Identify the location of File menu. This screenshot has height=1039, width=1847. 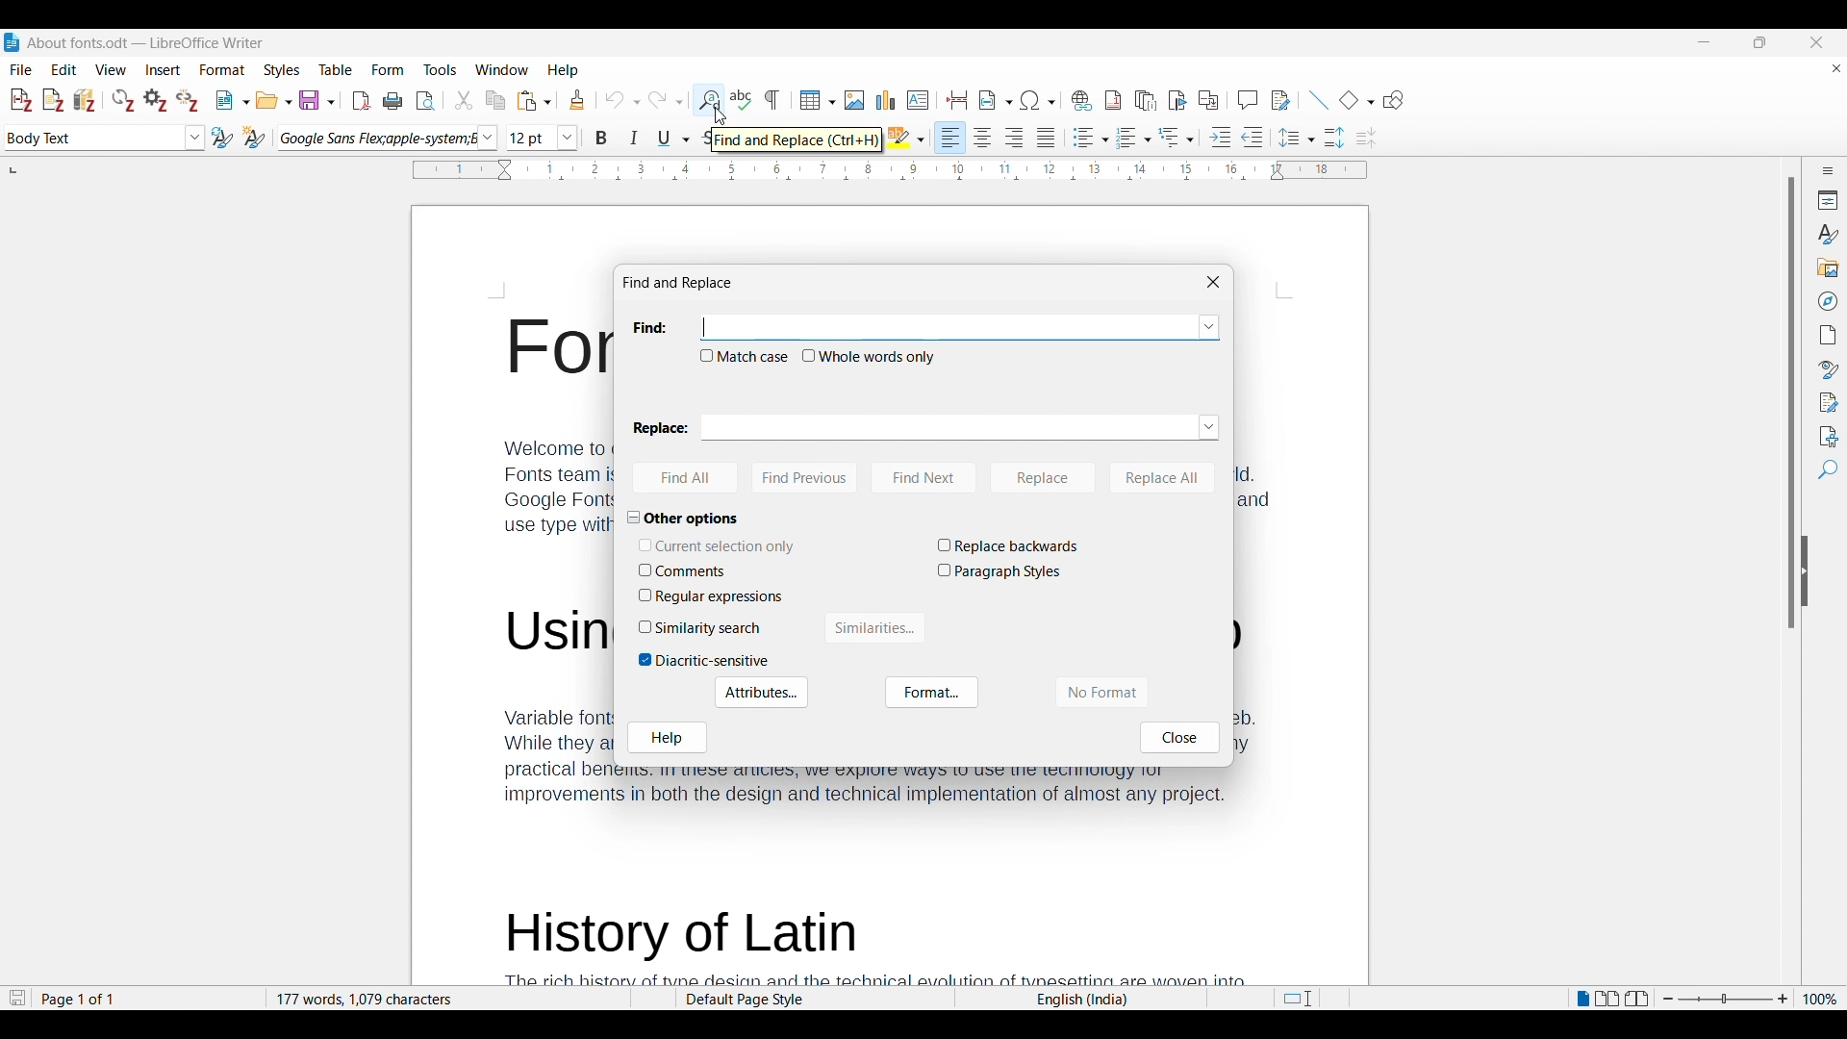
(21, 69).